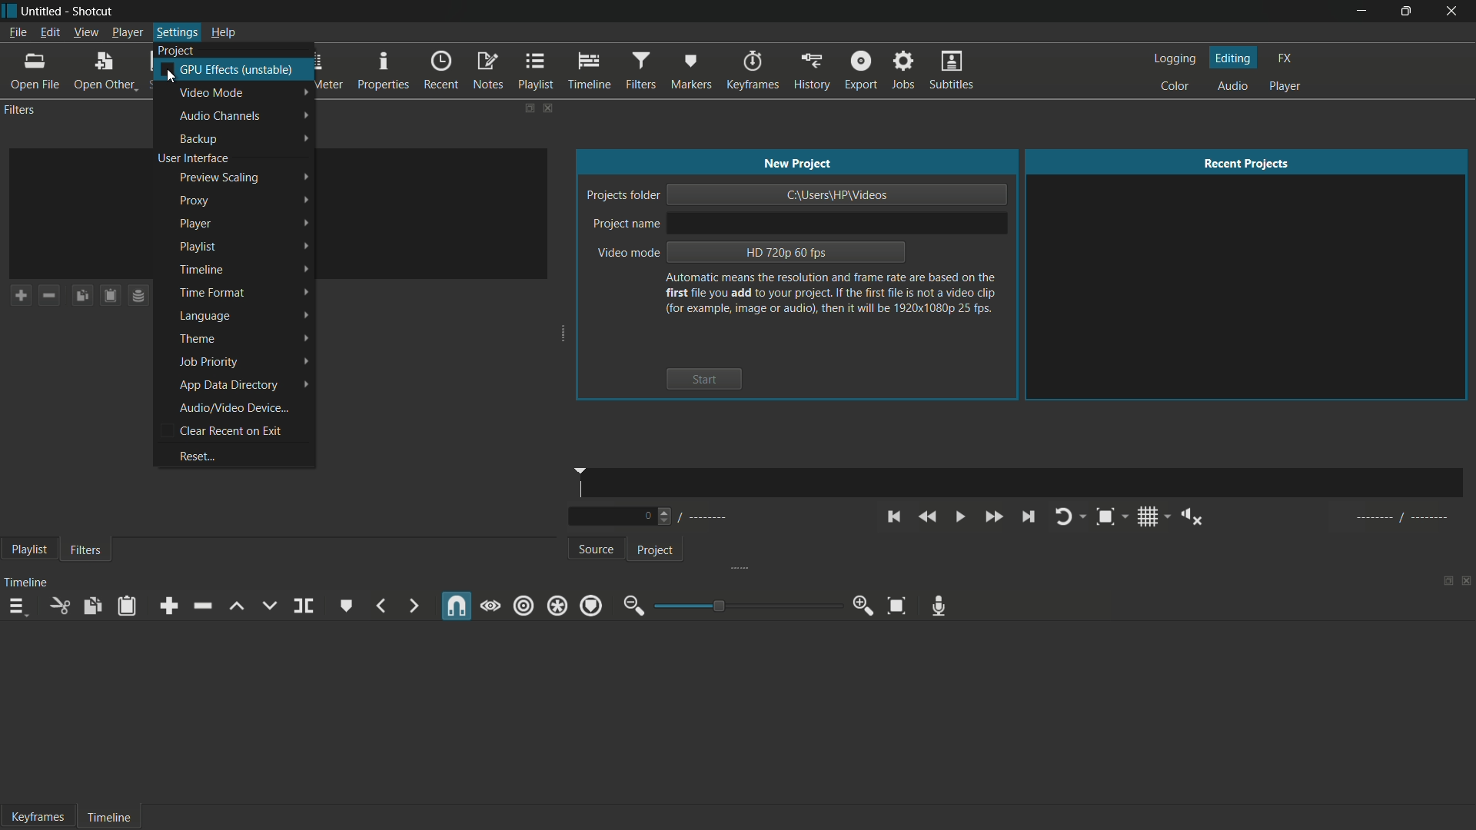 This screenshot has height=830, width=1476. I want to click on gpu effects, so click(238, 69).